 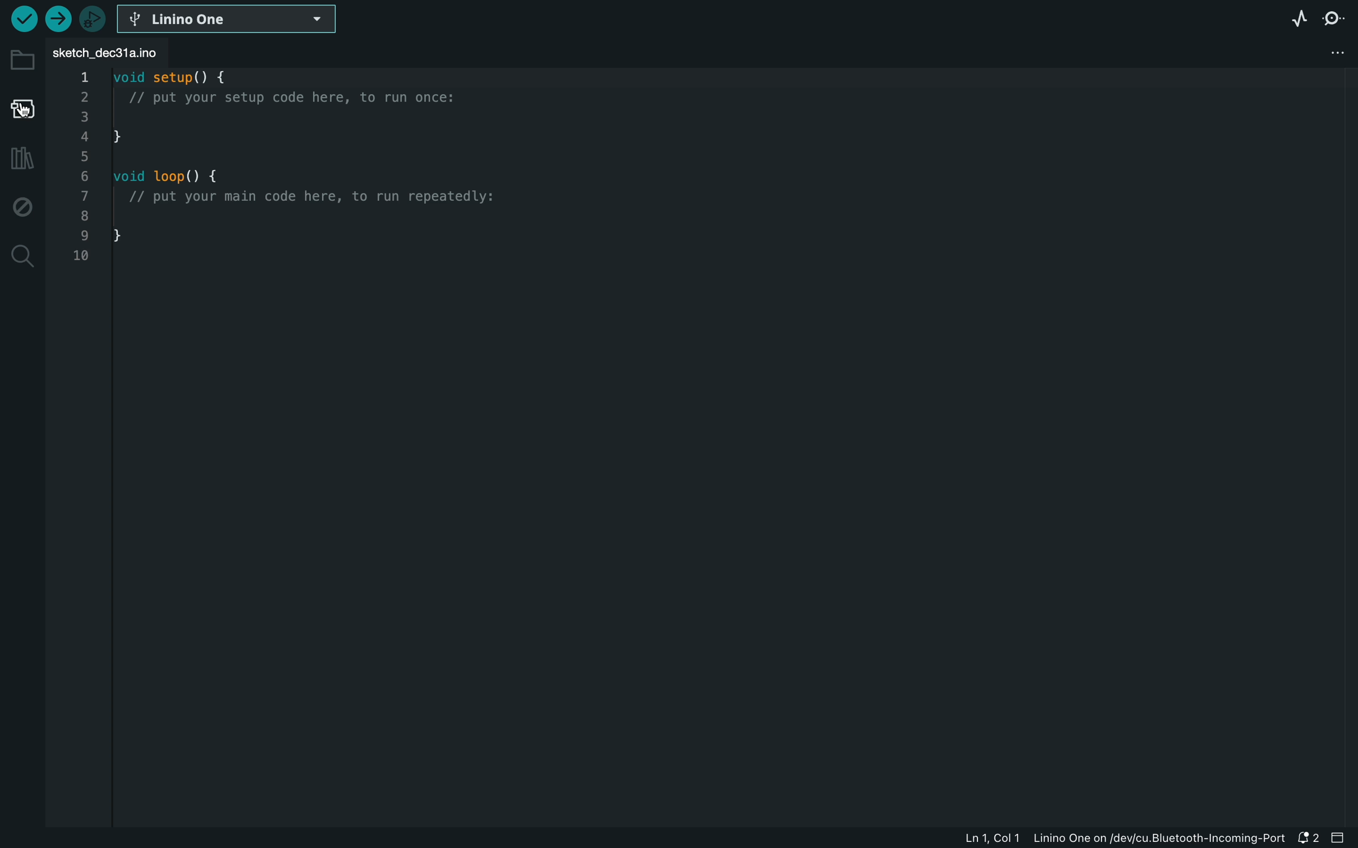 I want to click on code, so click(x=312, y=167).